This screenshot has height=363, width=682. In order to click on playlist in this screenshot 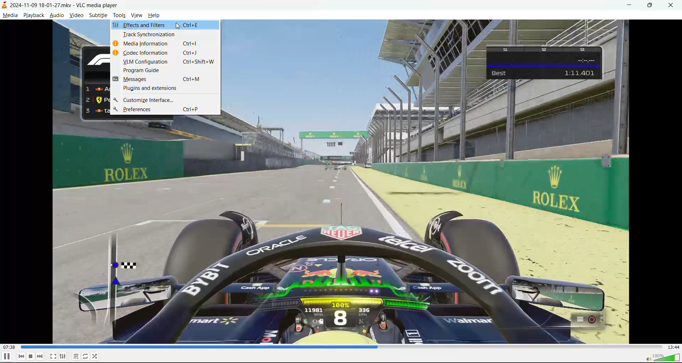, I will do `click(76, 356)`.